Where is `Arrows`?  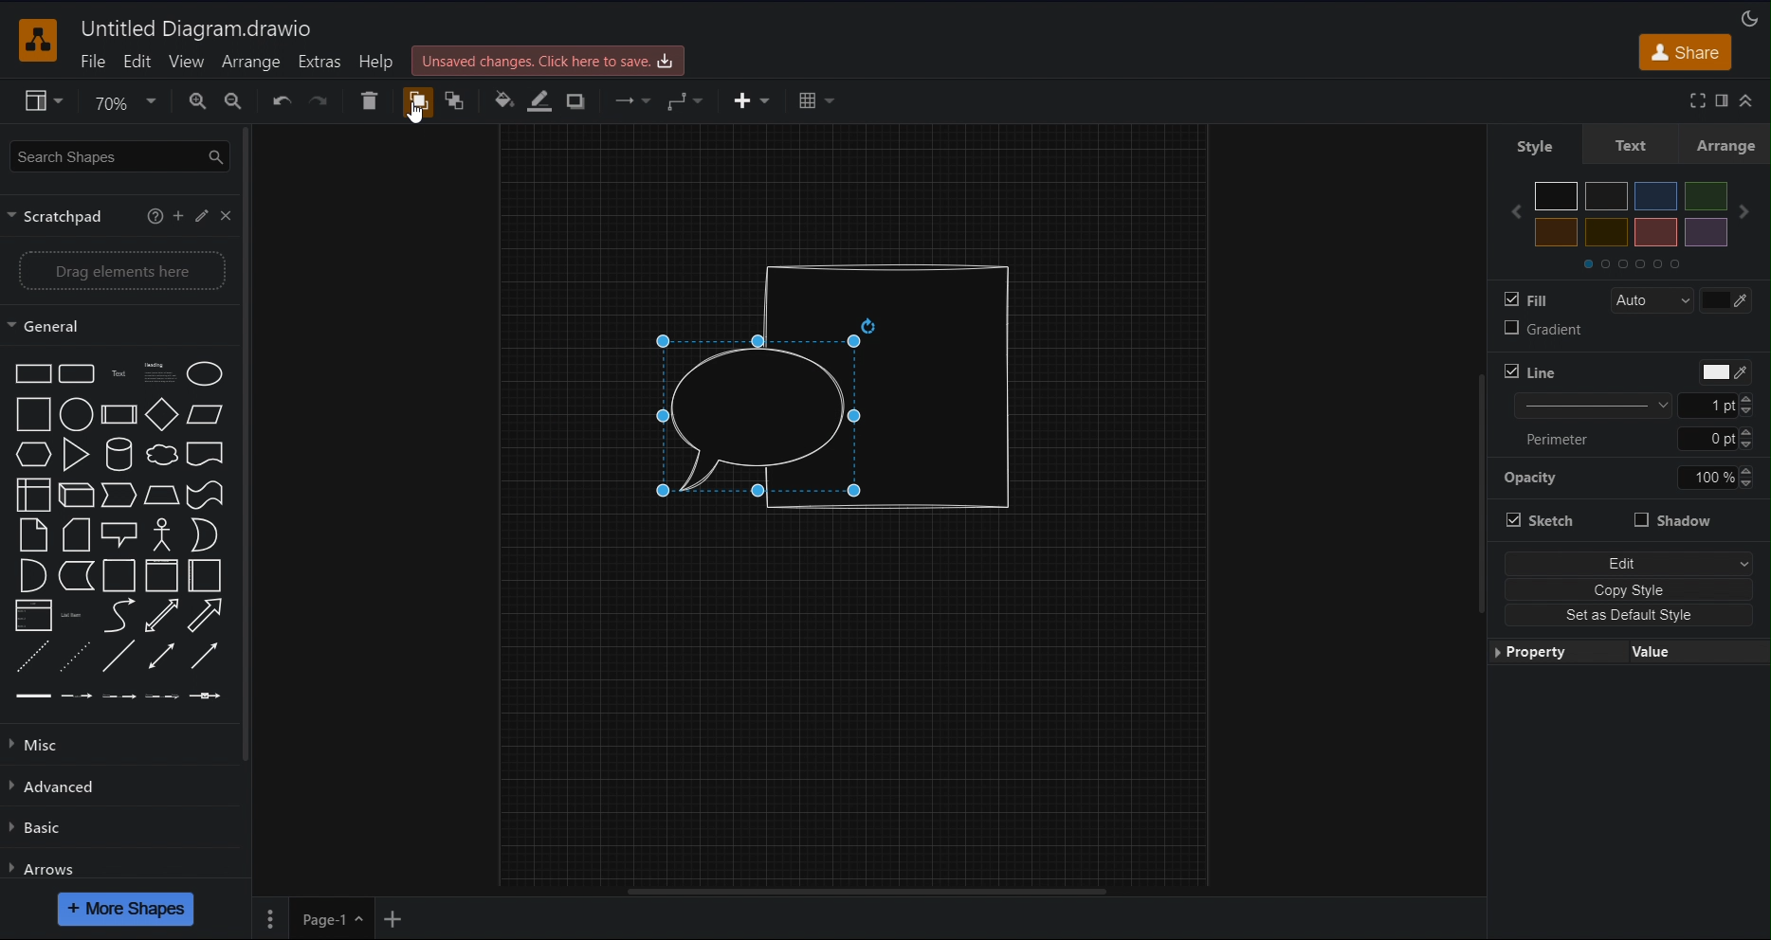 Arrows is located at coordinates (120, 862).